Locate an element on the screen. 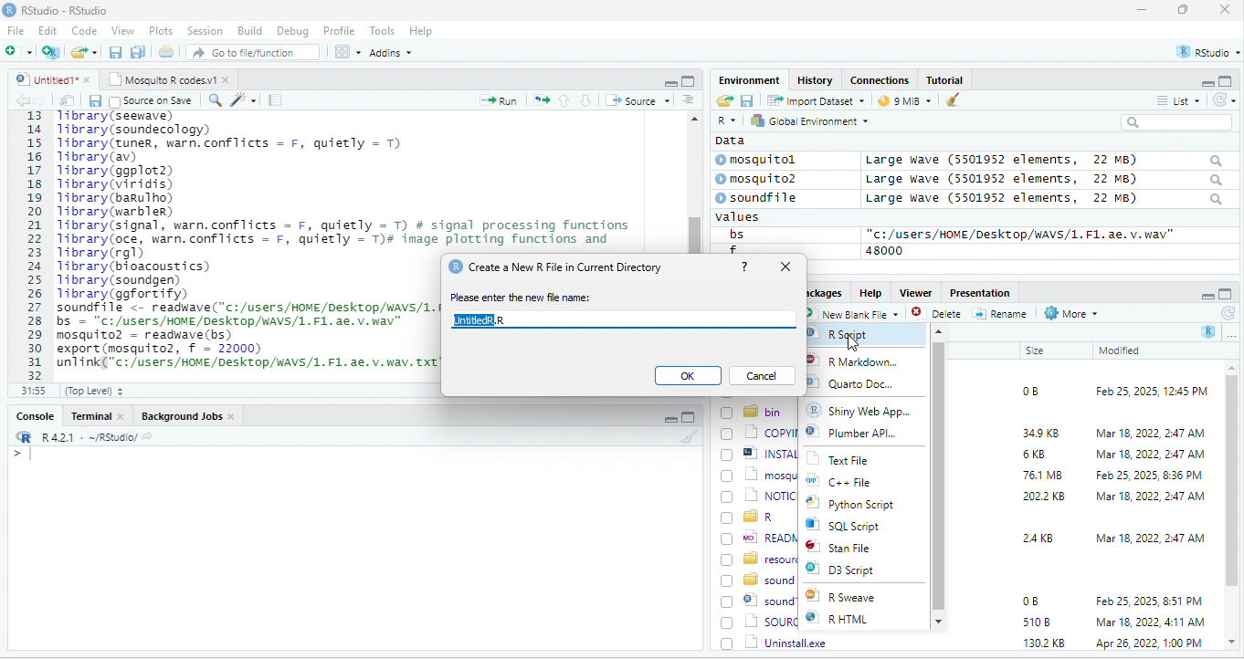 This screenshot has height=659, width=1244. Help is located at coordinates (870, 291).